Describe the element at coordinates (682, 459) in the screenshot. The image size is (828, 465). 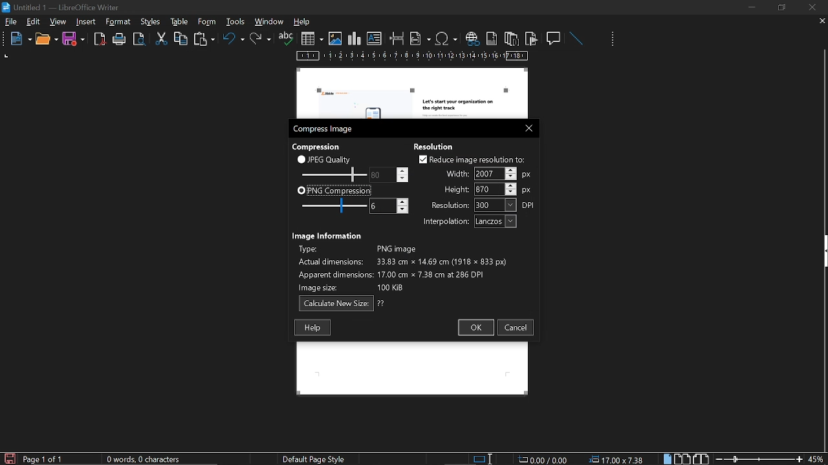
I see `multiple page view` at that location.